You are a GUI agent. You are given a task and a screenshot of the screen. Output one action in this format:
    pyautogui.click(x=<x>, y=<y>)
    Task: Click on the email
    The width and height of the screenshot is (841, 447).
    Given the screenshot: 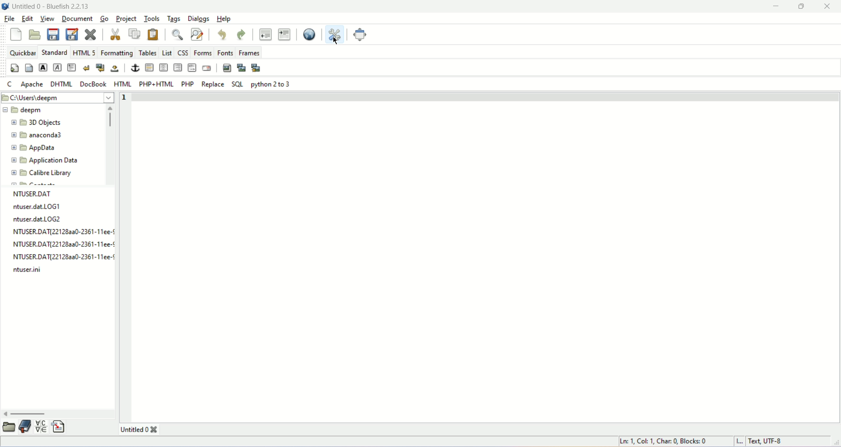 What is the action you would take?
    pyautogui.click(x=207, y=68)
    